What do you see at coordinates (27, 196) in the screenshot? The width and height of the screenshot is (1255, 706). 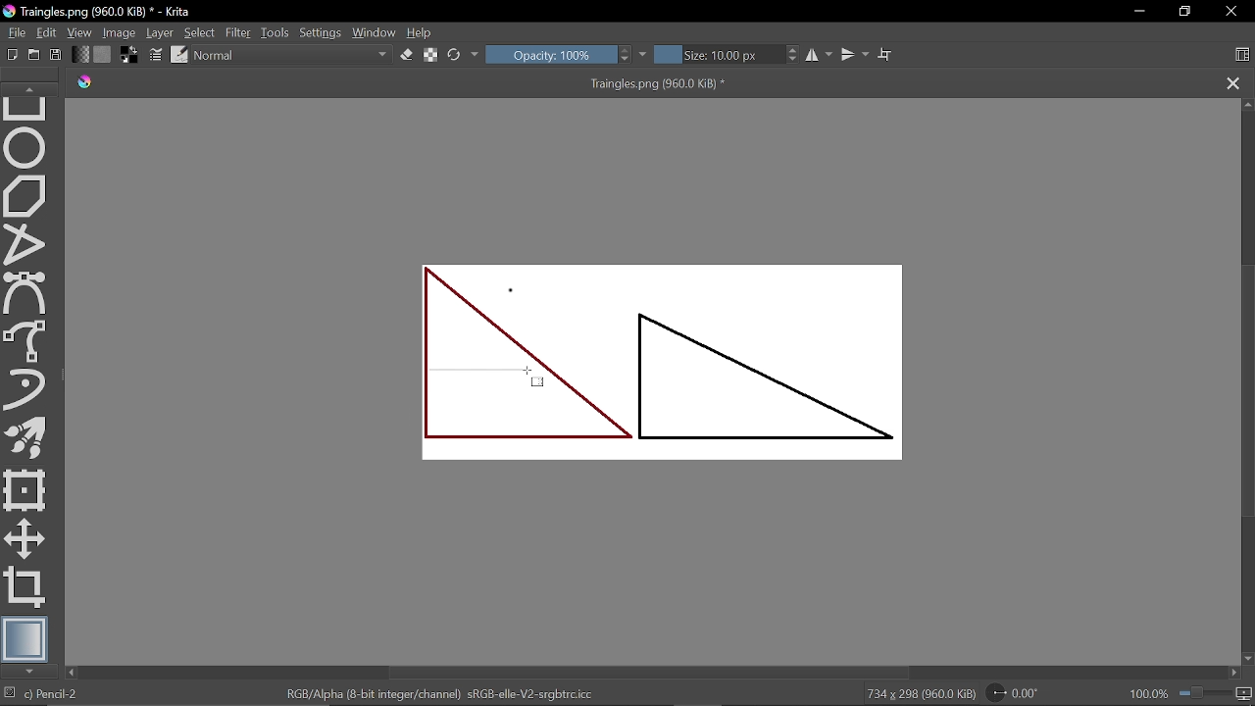 I see `Polygon tool` at bounding box center [27, 196].